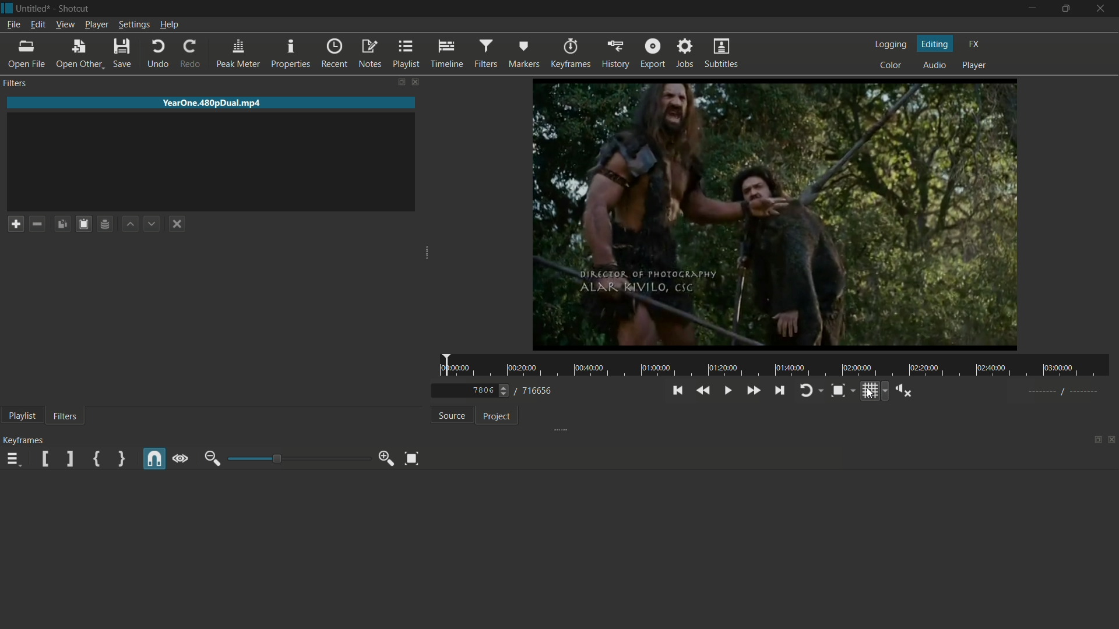 This screenshot has width=1119, height=629. Describe the element at coordinates (181, 458) in the screenshot. I see `scrub while dragging` at that location.